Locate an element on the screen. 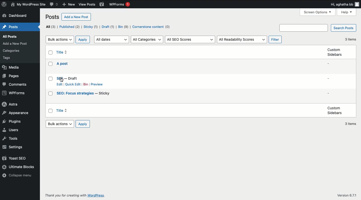  Categories is located at coordinates (12, 50).